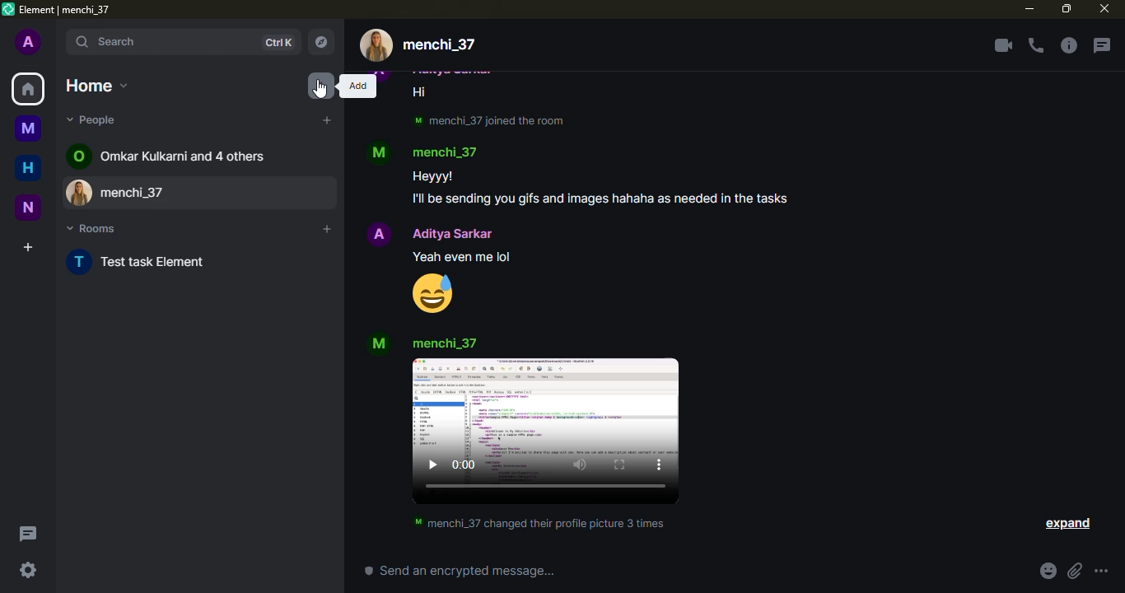  Describe the element at coordinates (81, 192) in the screenshot. I see `Profile image` at that location.